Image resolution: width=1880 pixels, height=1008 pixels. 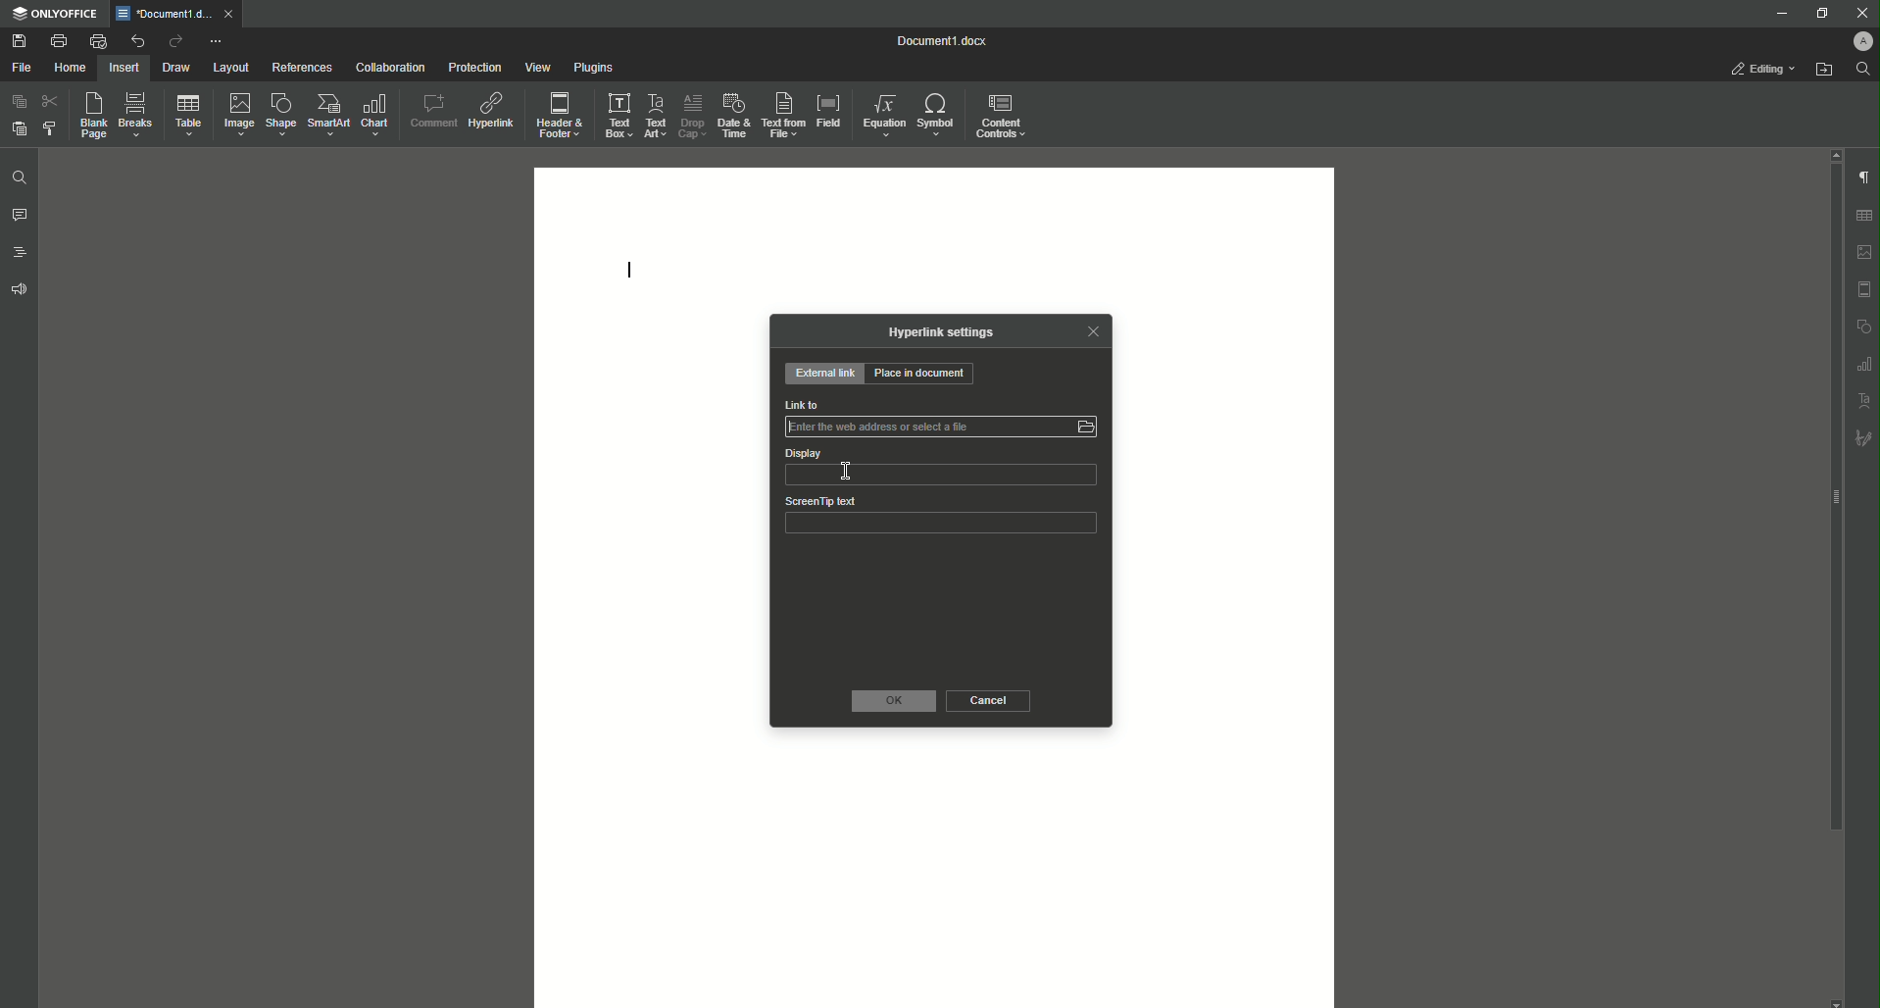 I want to click on Chart, so click(x=373, y=116).